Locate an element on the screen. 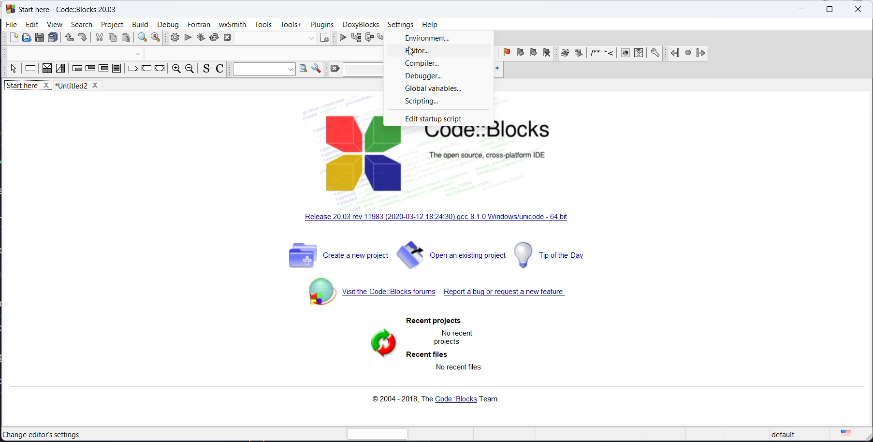 The image size is (873, 442). setting is located at coordinates (655, 53).